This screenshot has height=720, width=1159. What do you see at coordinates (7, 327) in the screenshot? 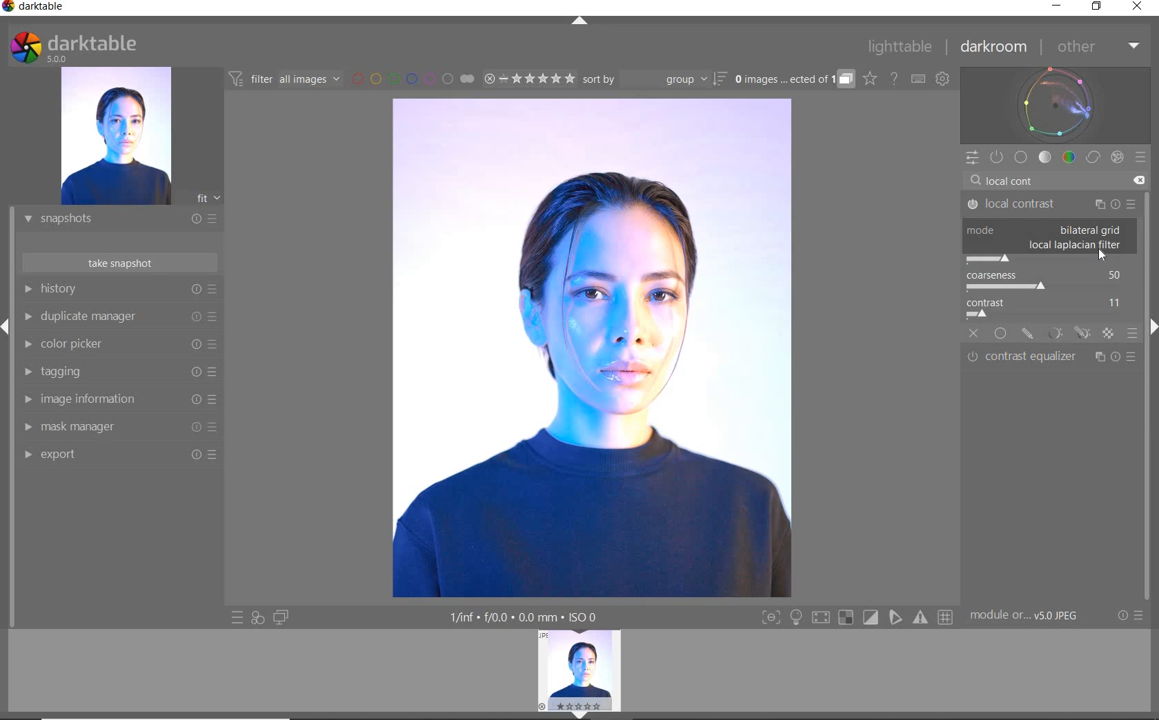
I see `Expand/Collapse` at bounding box center [7, 327].